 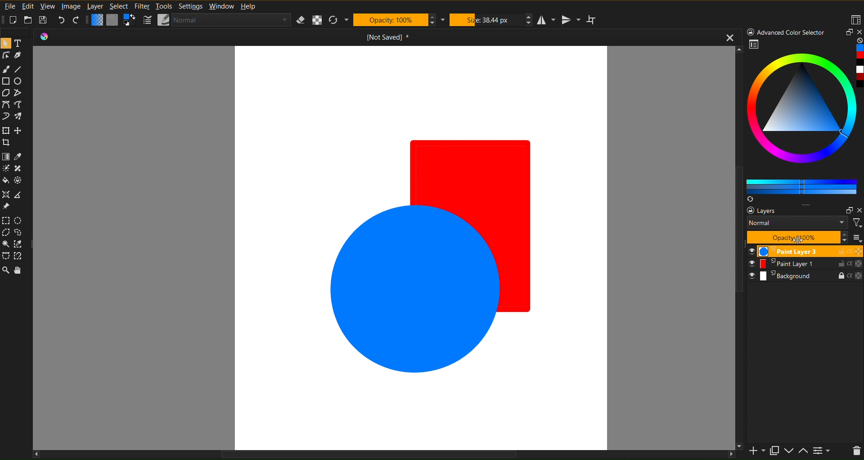 I want to click on Horizontal Mirror, so click(x=546, y=19).